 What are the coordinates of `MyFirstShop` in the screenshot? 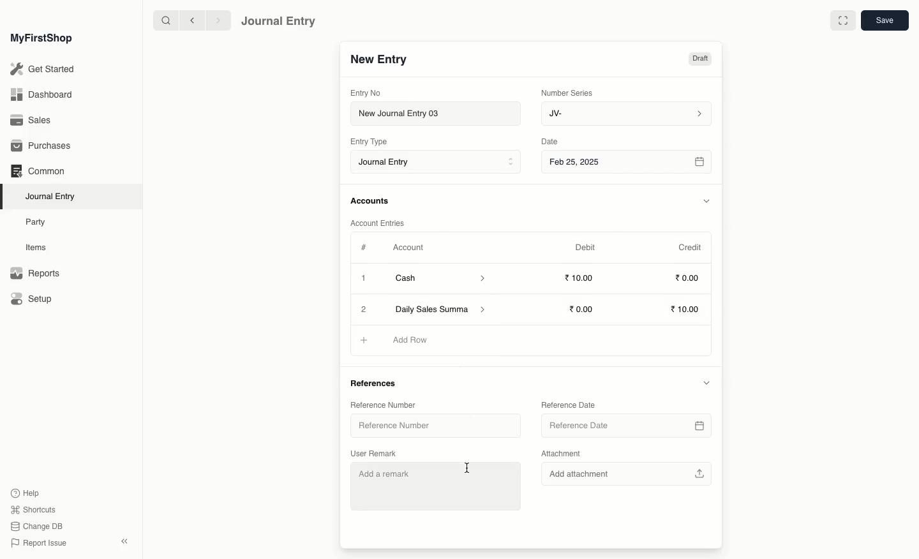 It's located at (40, 39).